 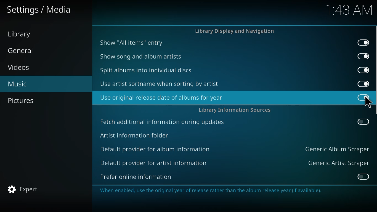 What do you see at coordinates (368, 102) in the screenshot?
I see `cursor` at bounding box center [368, 102].